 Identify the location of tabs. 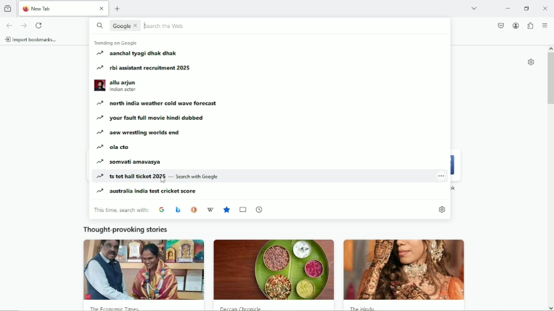
(244, 209).